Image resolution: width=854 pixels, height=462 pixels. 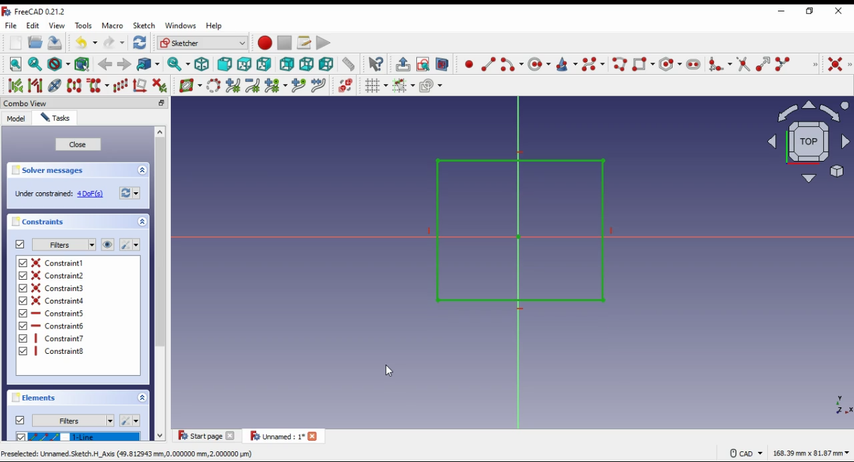 I want to click on minimize, so click(x=781, y=12).